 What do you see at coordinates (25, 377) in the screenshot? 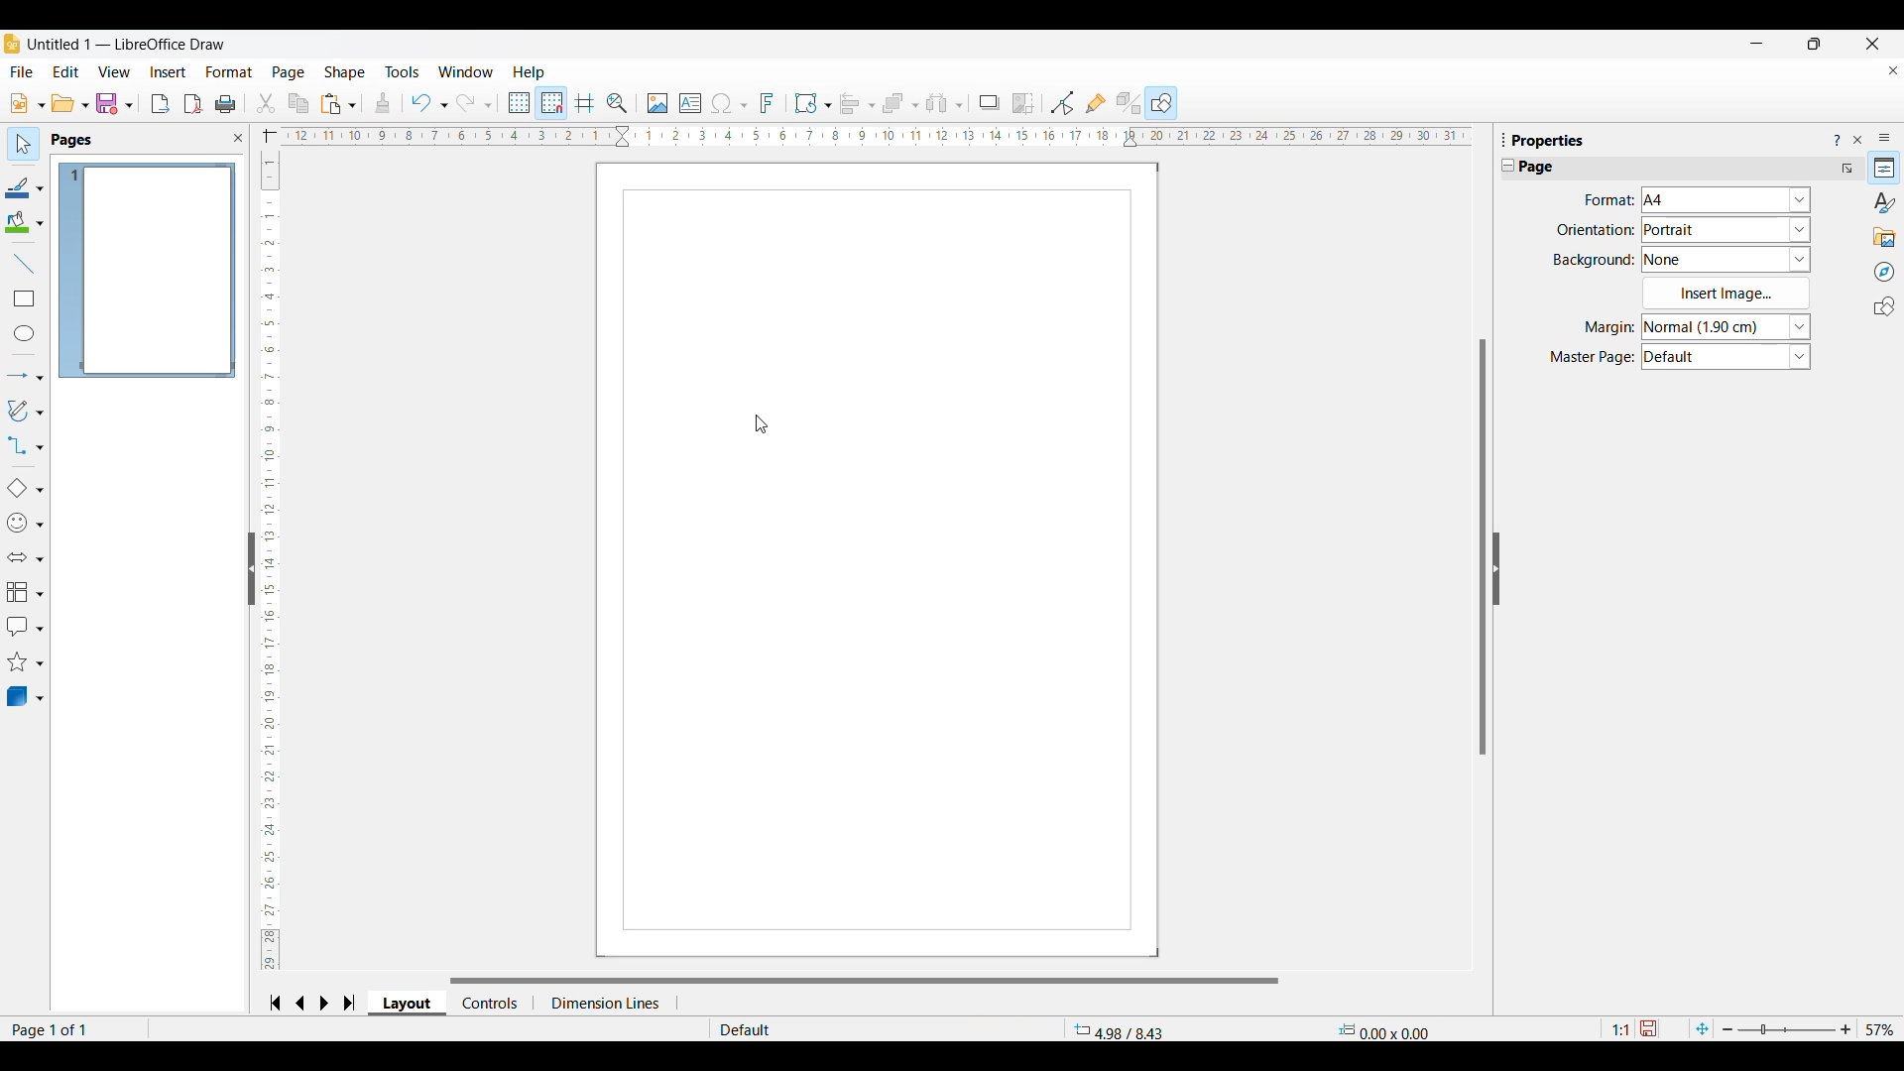
I see `Lines and arrow options` at bounding box center [25, 377].